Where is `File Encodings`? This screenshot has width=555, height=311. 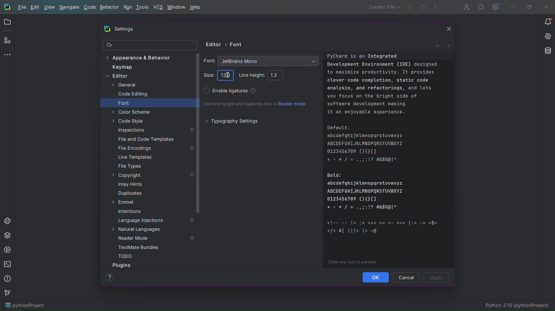
File Encodings is located at coordinates (155, 149).